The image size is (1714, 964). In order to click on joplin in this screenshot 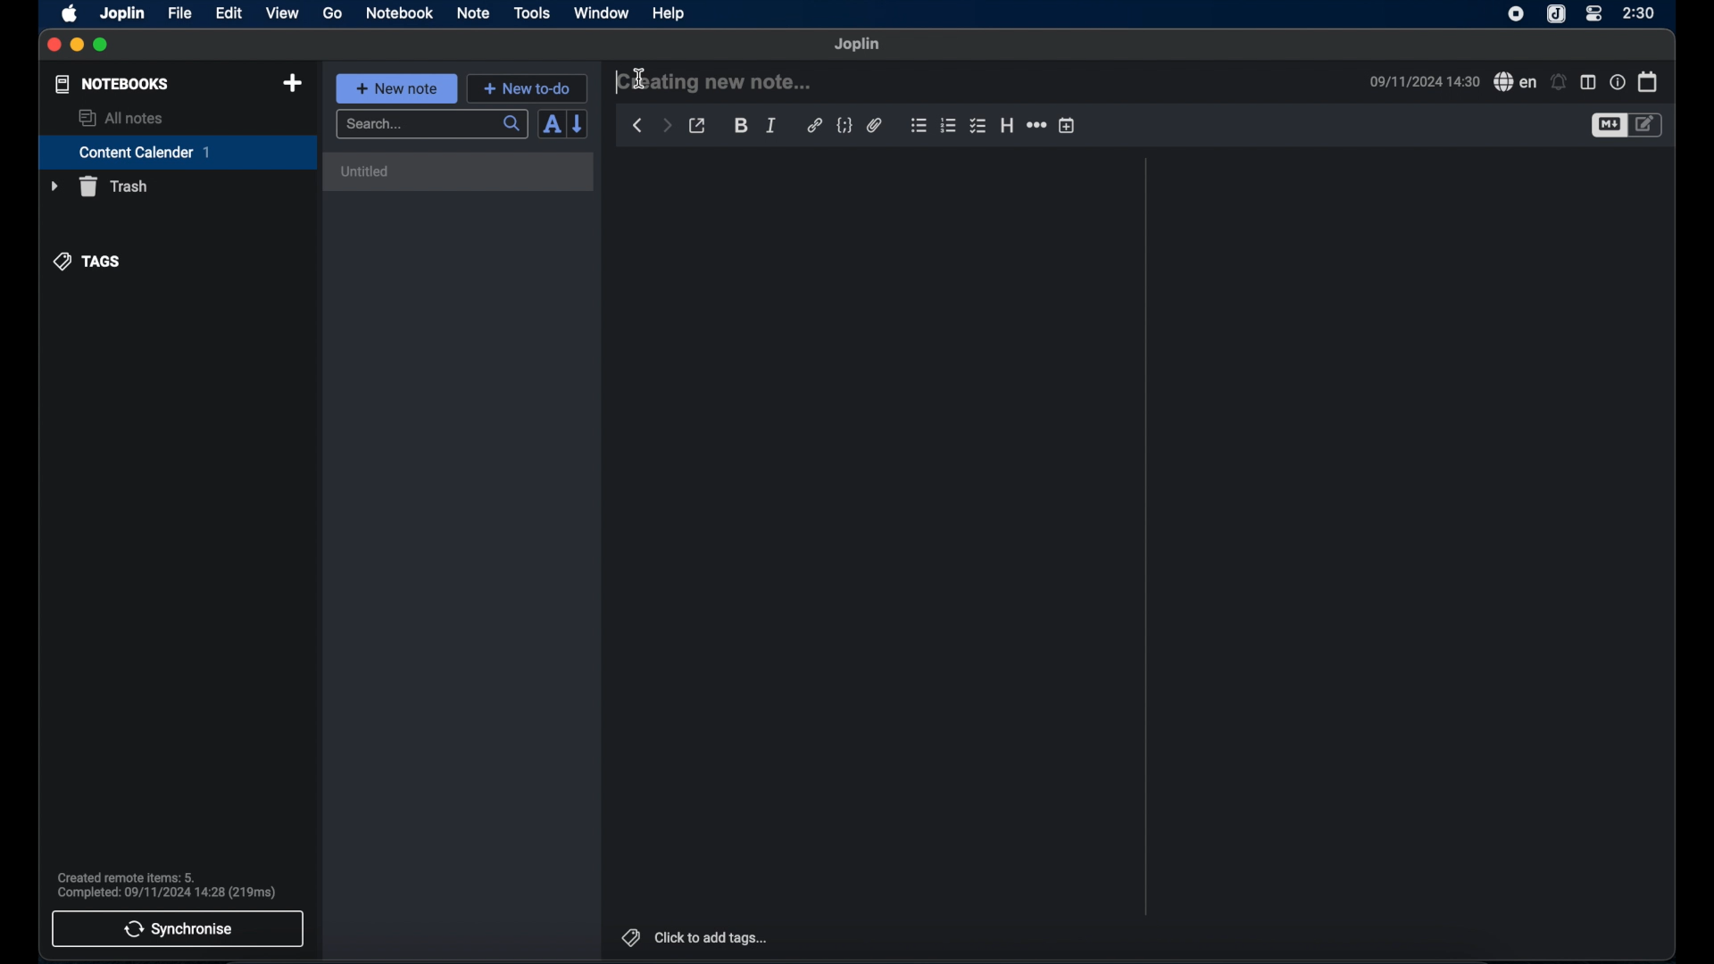, I will do `click(122, 13)`.